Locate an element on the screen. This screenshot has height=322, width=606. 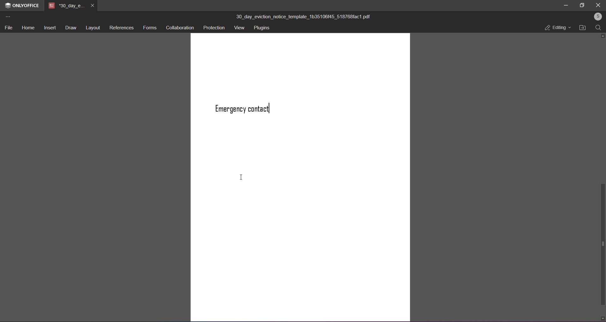
text is located at coordinates (248, 108).